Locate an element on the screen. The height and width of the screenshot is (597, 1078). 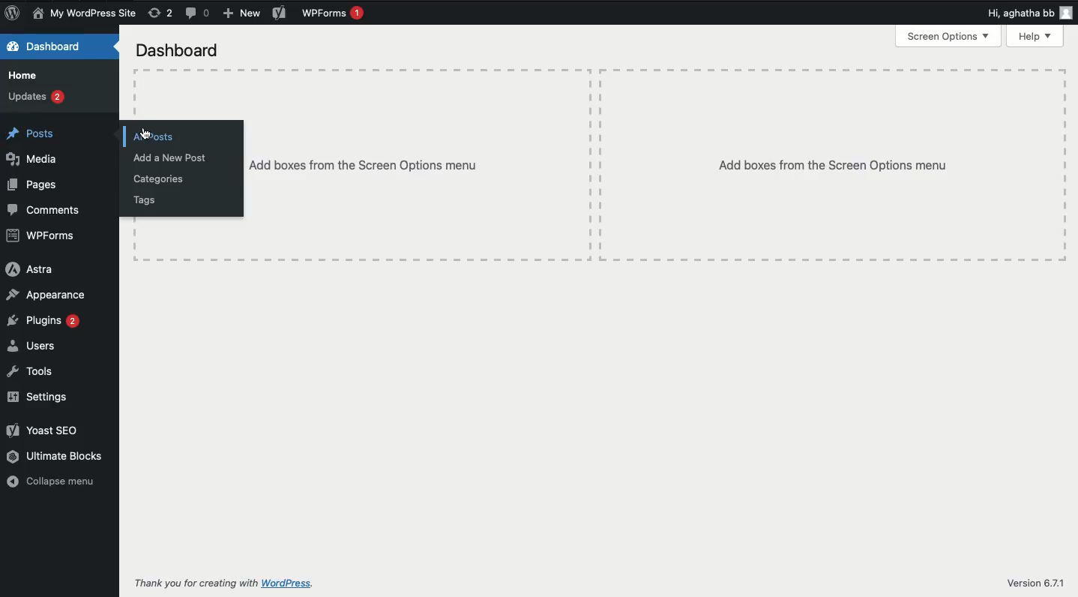
Help is located at coordinates (1035, 37).